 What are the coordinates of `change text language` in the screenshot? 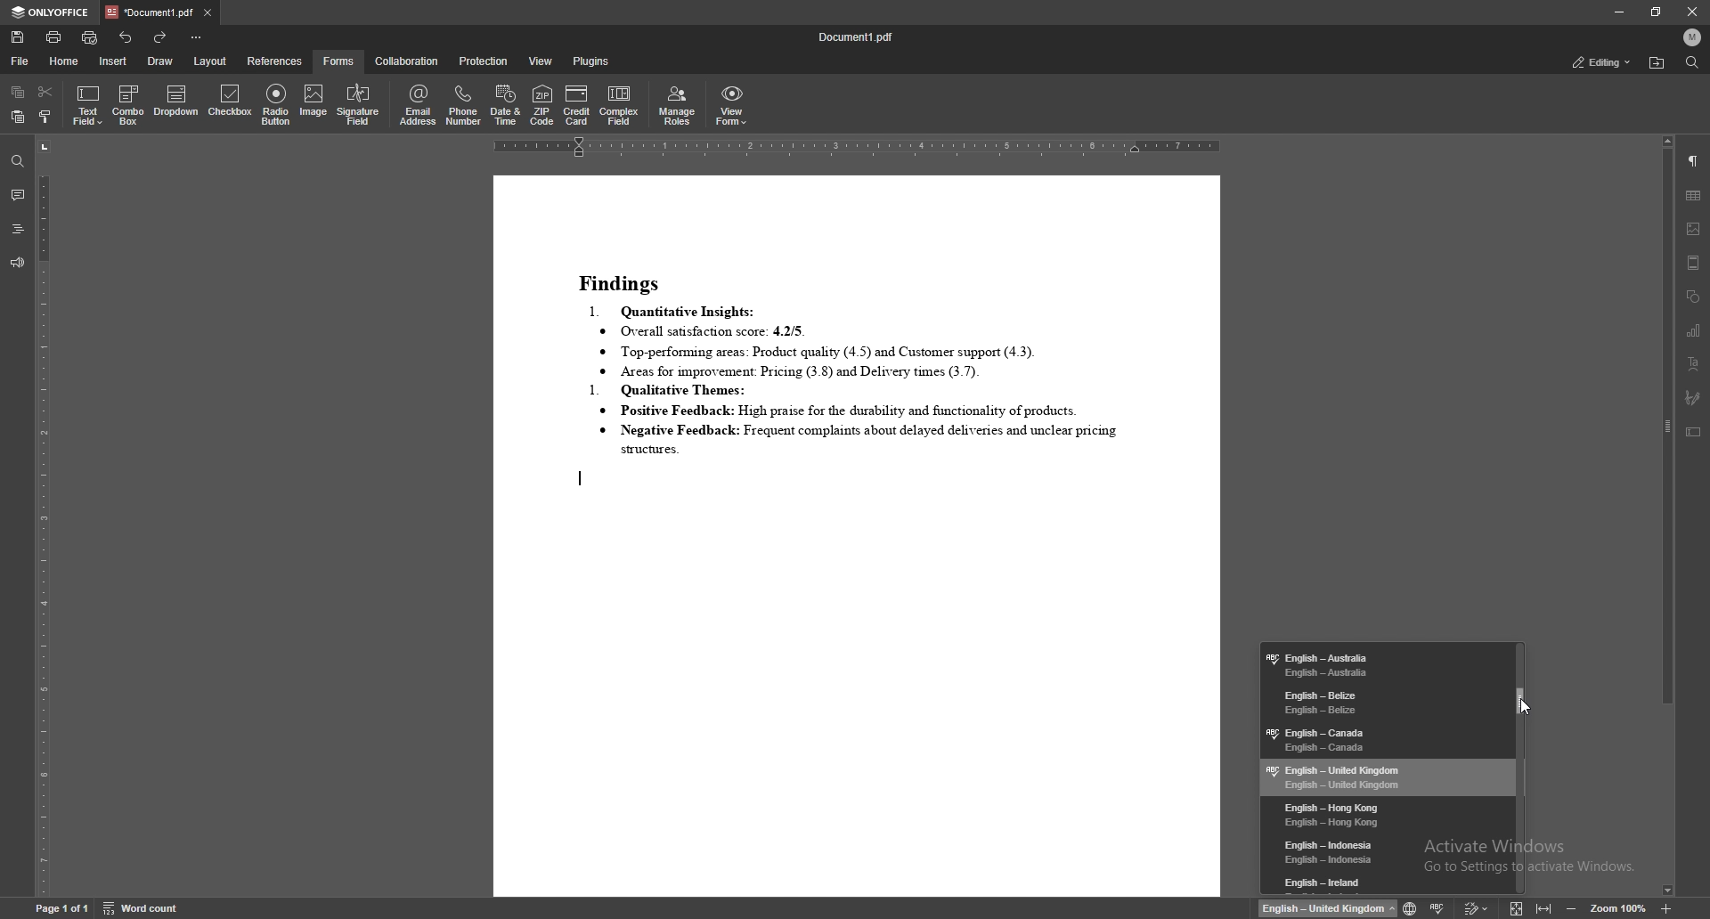 It's located at (1407, 906).